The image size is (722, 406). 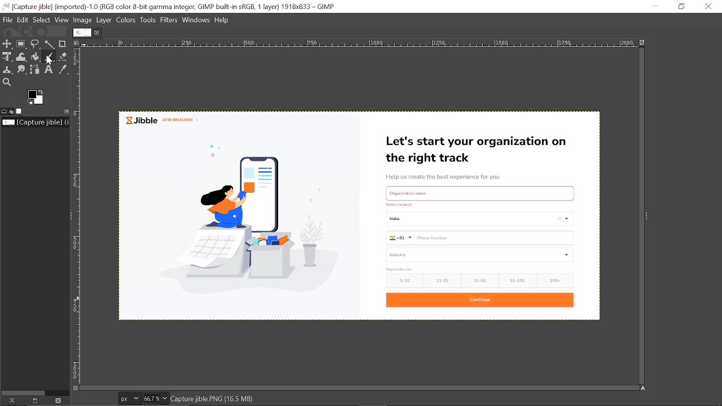 What do you see at coordinates (130, 398) in the screenshot?
I see `Pixel` at bounding box center [130, 398].